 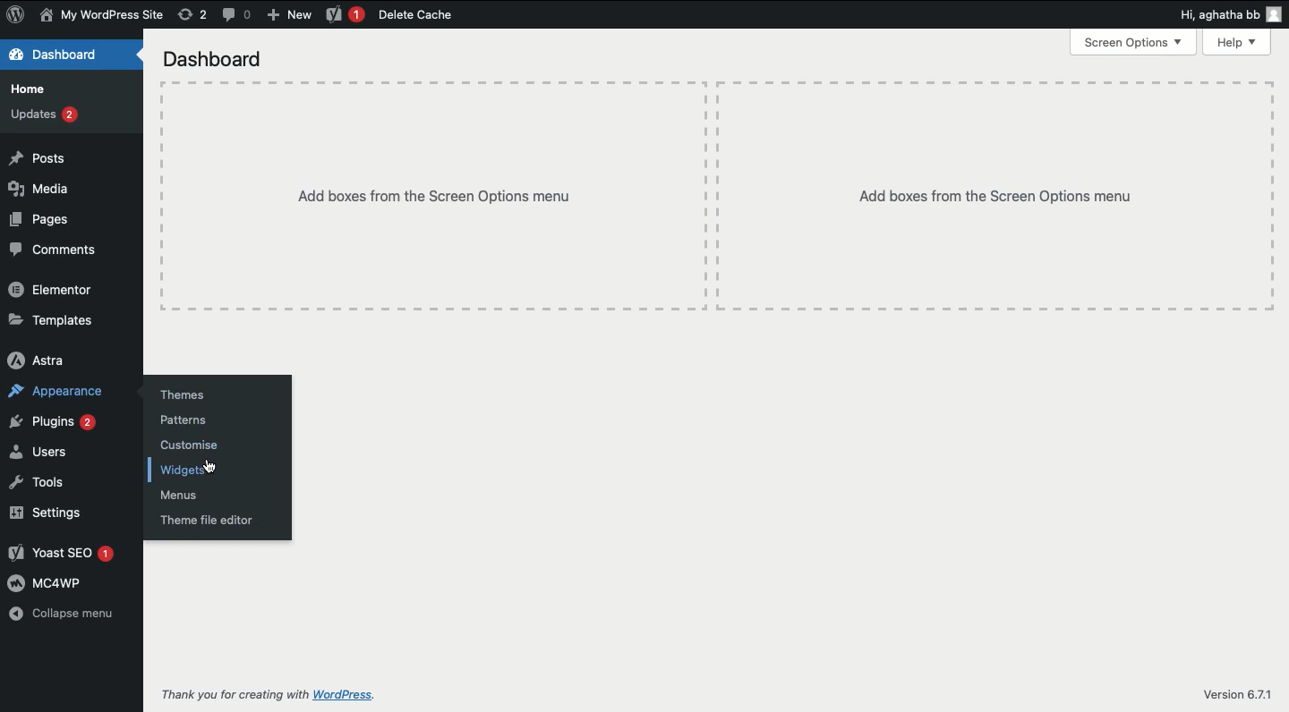 I want to click on Astra, so click(x=50, y=358).